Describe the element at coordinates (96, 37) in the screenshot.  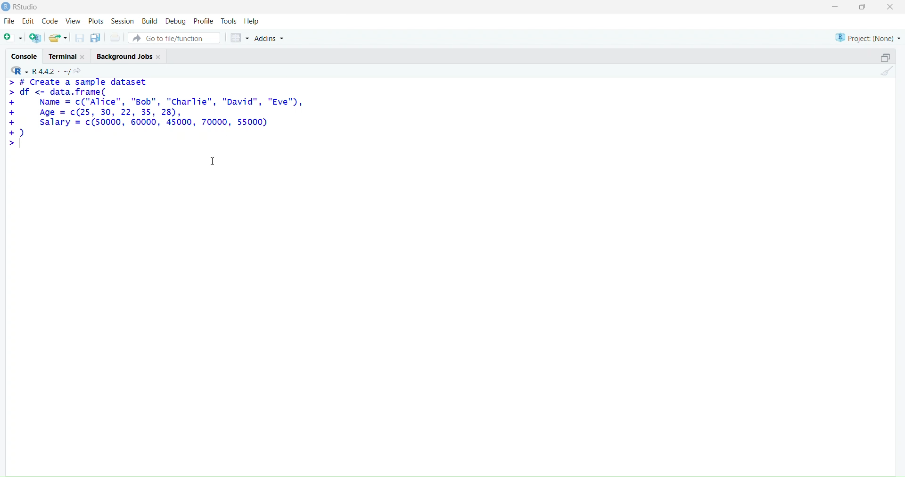
I see `save all open documents` at that location.